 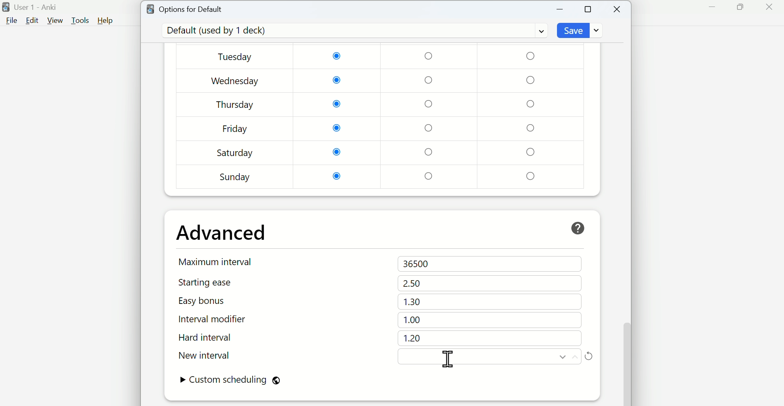 I want to click on Checkboxes, so click(x=431, y=116).